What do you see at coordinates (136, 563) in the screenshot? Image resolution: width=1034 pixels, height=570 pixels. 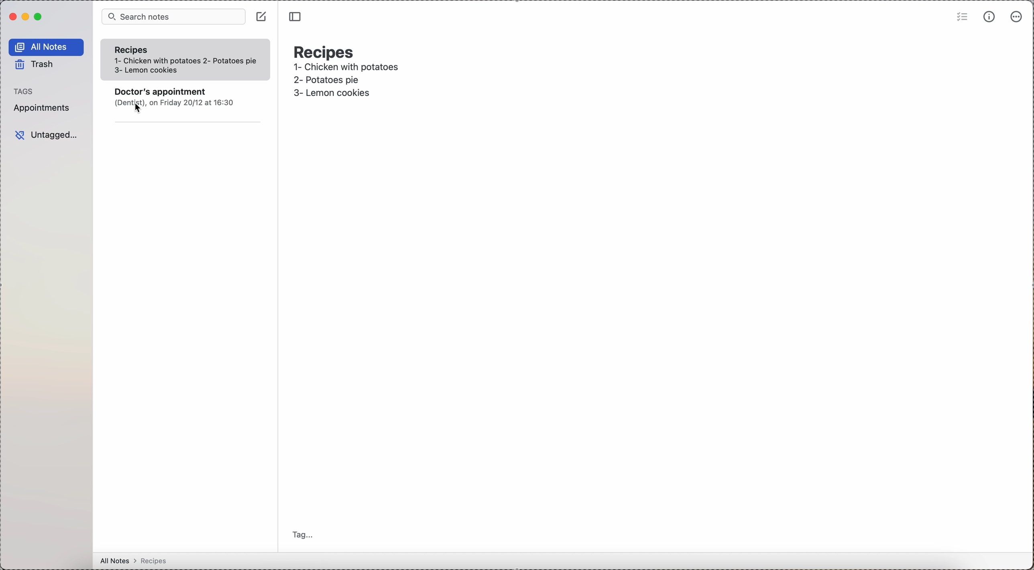 I see `all notes > recipes` at bounding box center [136, 563].